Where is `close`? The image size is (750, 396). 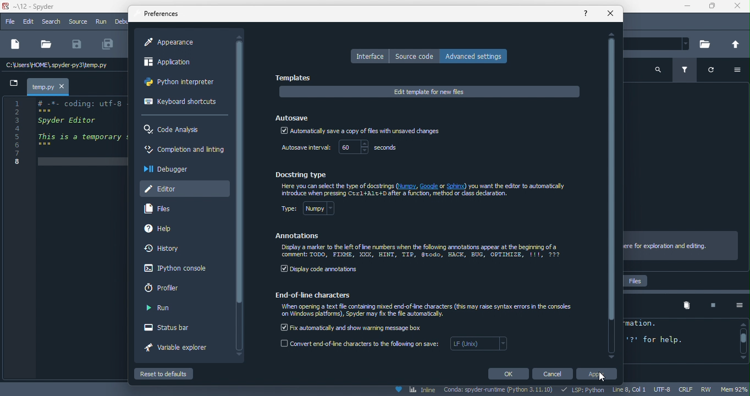
close is located at coordinates (737, 8).